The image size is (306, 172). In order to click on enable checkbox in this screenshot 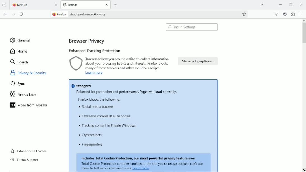, I will do `click(72, 86)`.